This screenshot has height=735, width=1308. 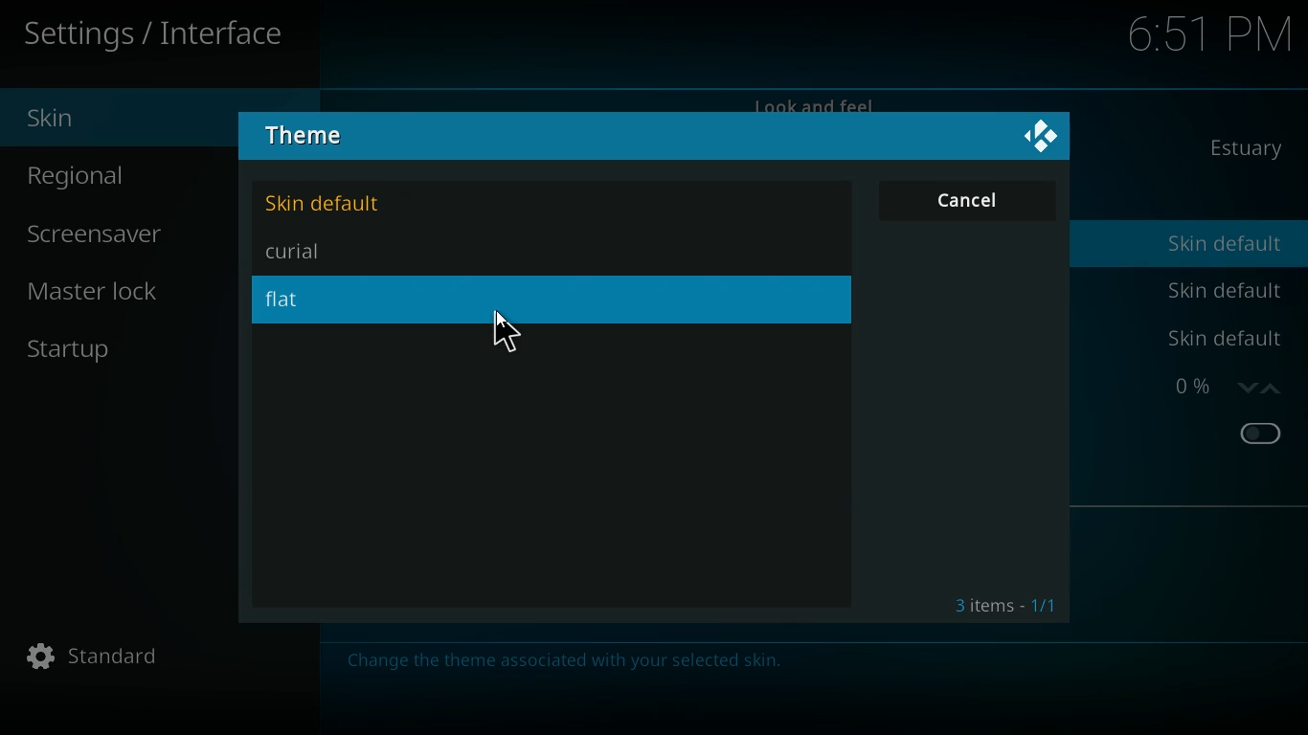 I want to click on skin default, so click(x=1229, y=245).